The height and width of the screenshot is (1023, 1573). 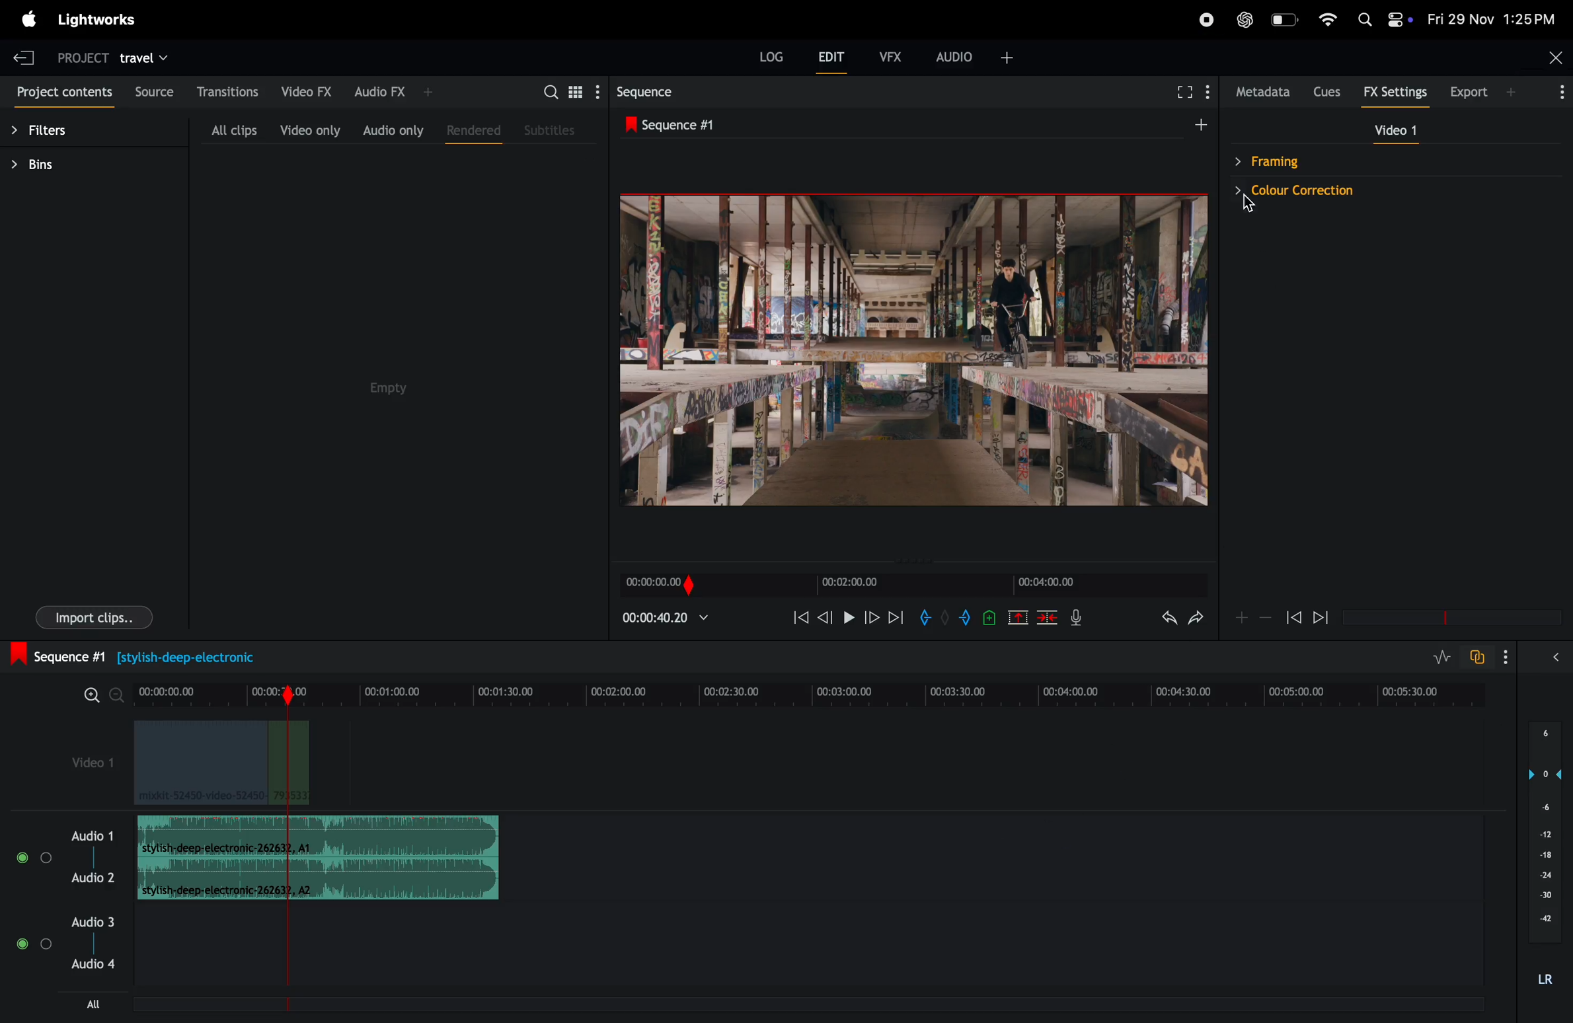 I want to click on search bar, so click(x=544, y=90).